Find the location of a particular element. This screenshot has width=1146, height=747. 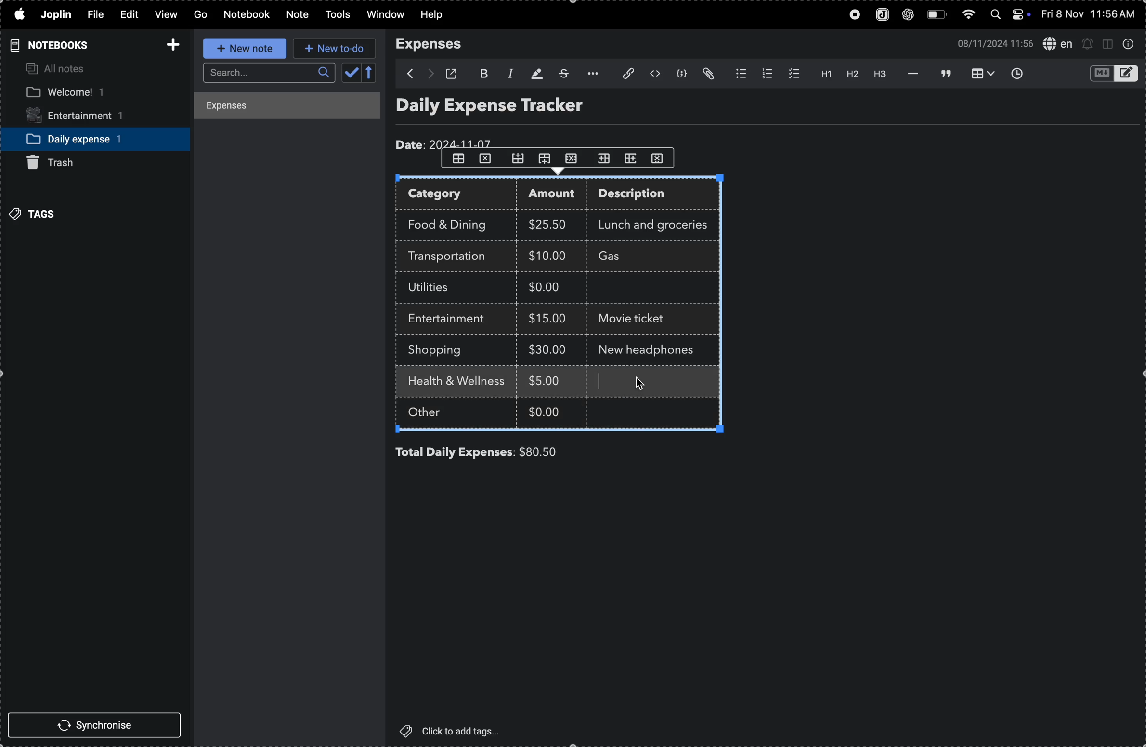

Daily expense tracker is located at coordinates (508, 108).